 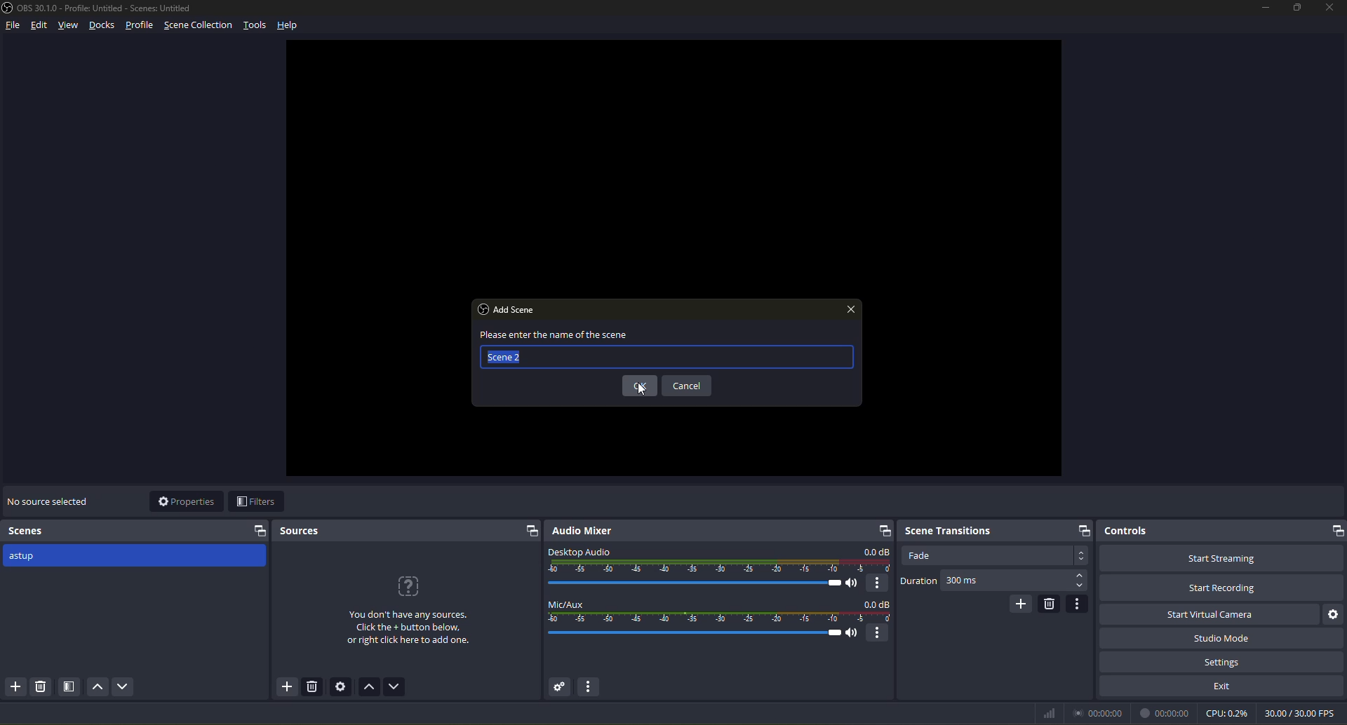 I want to click on add scenes, so click(x=15, y=686).